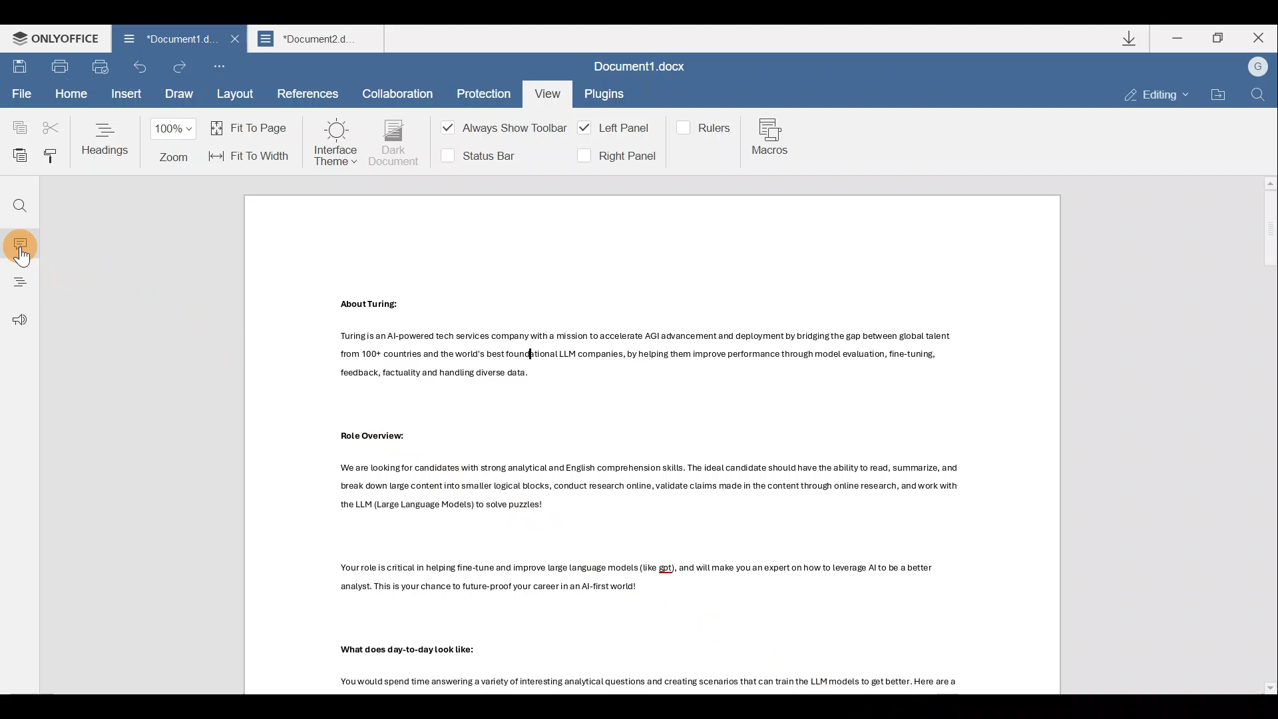 This screenshot has height=719, width=1278. Describe the element at coordinates (1157, 96) in the screenshot. I see `Editing mode` at that location.